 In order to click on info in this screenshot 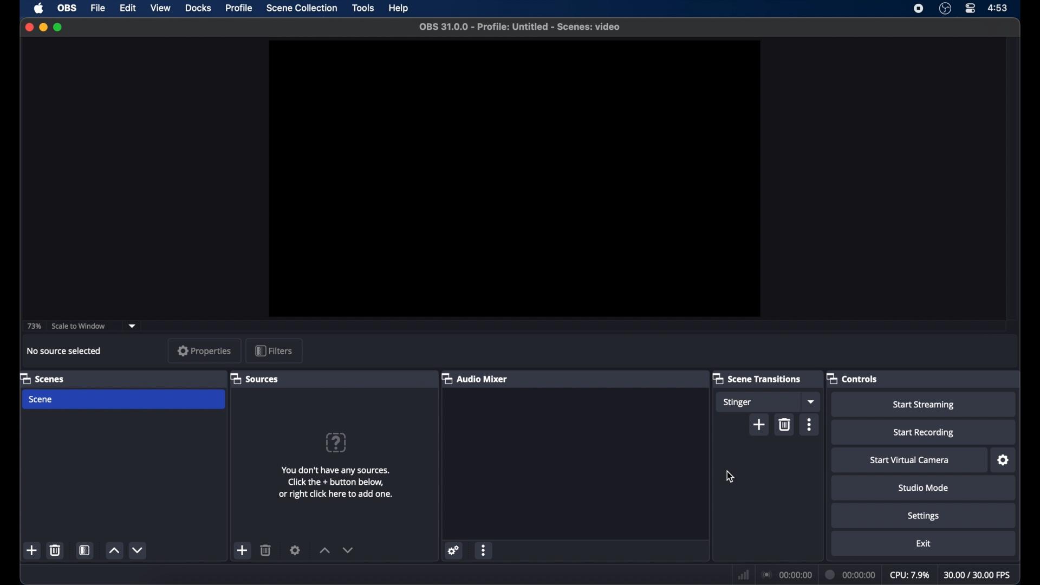, I will do `click(337, 482)`.